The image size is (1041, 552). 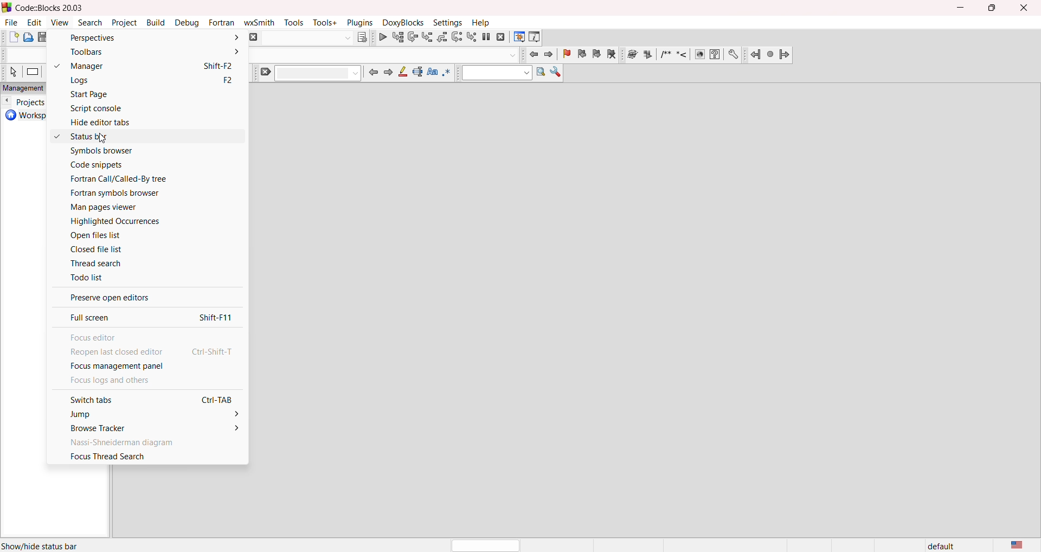 What do you see at coordinates (486, 40) in the screenshot?
I see `break debugger` at bounding box center [486, 40].